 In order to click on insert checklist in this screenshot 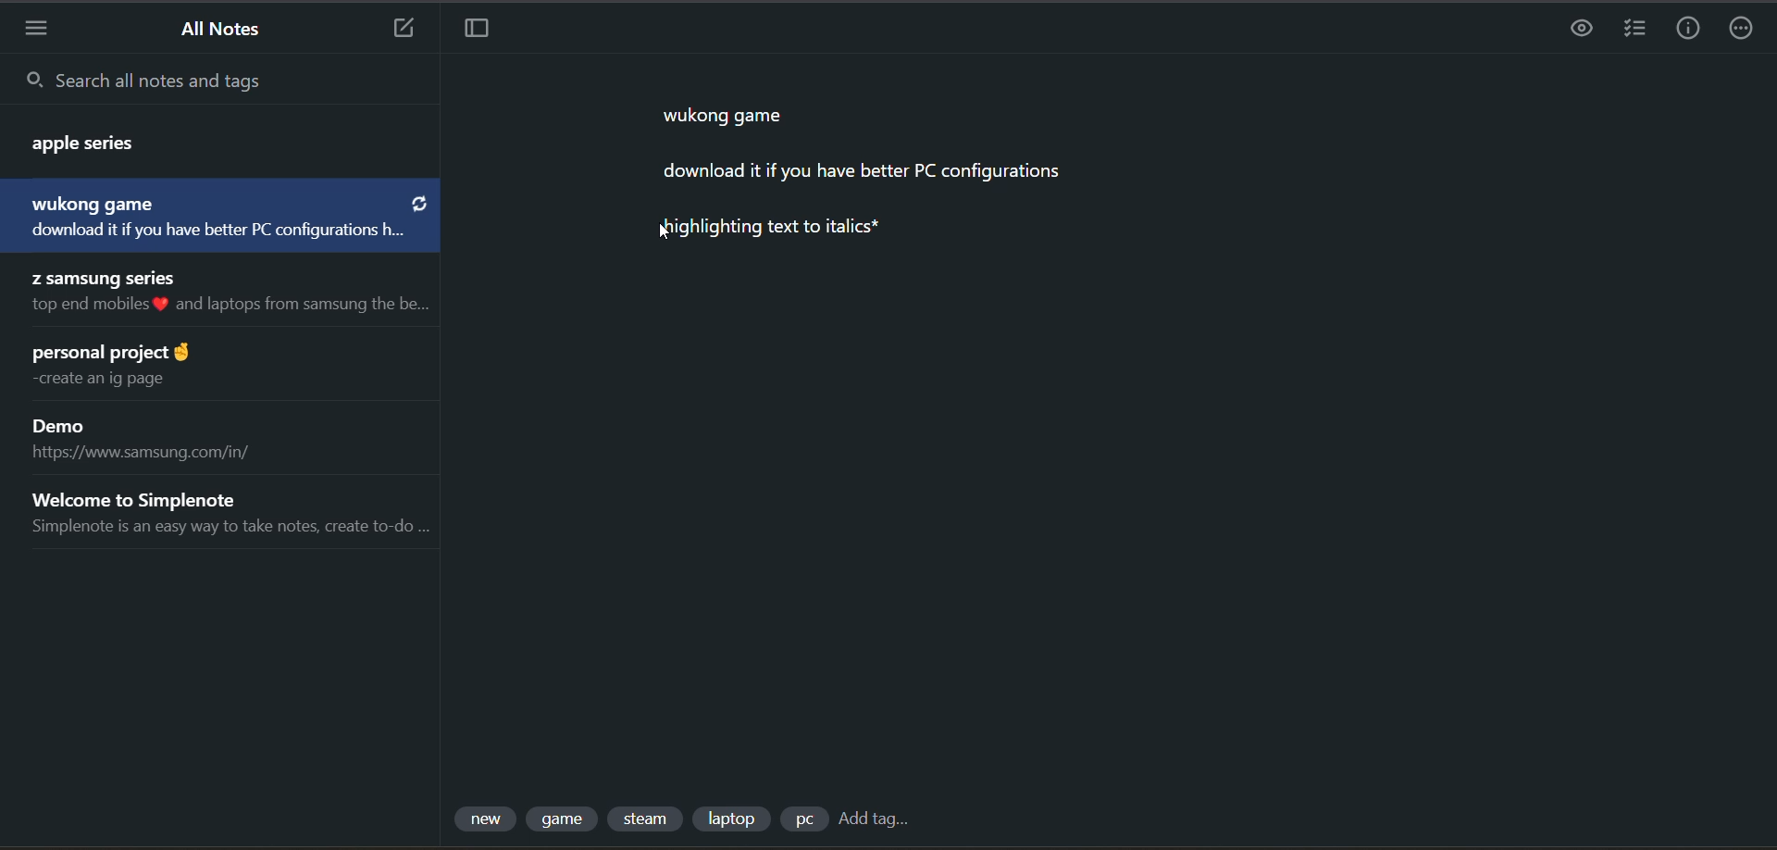, I will do `click(1635, 30)`.